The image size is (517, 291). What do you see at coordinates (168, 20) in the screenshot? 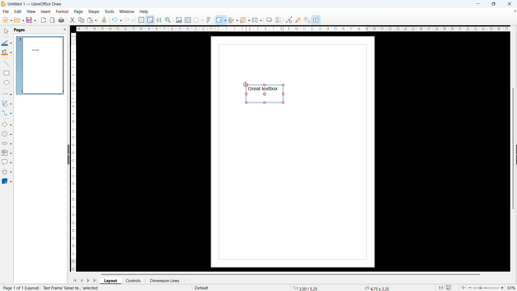
I see `zoom` at bounding box center [168, 20].